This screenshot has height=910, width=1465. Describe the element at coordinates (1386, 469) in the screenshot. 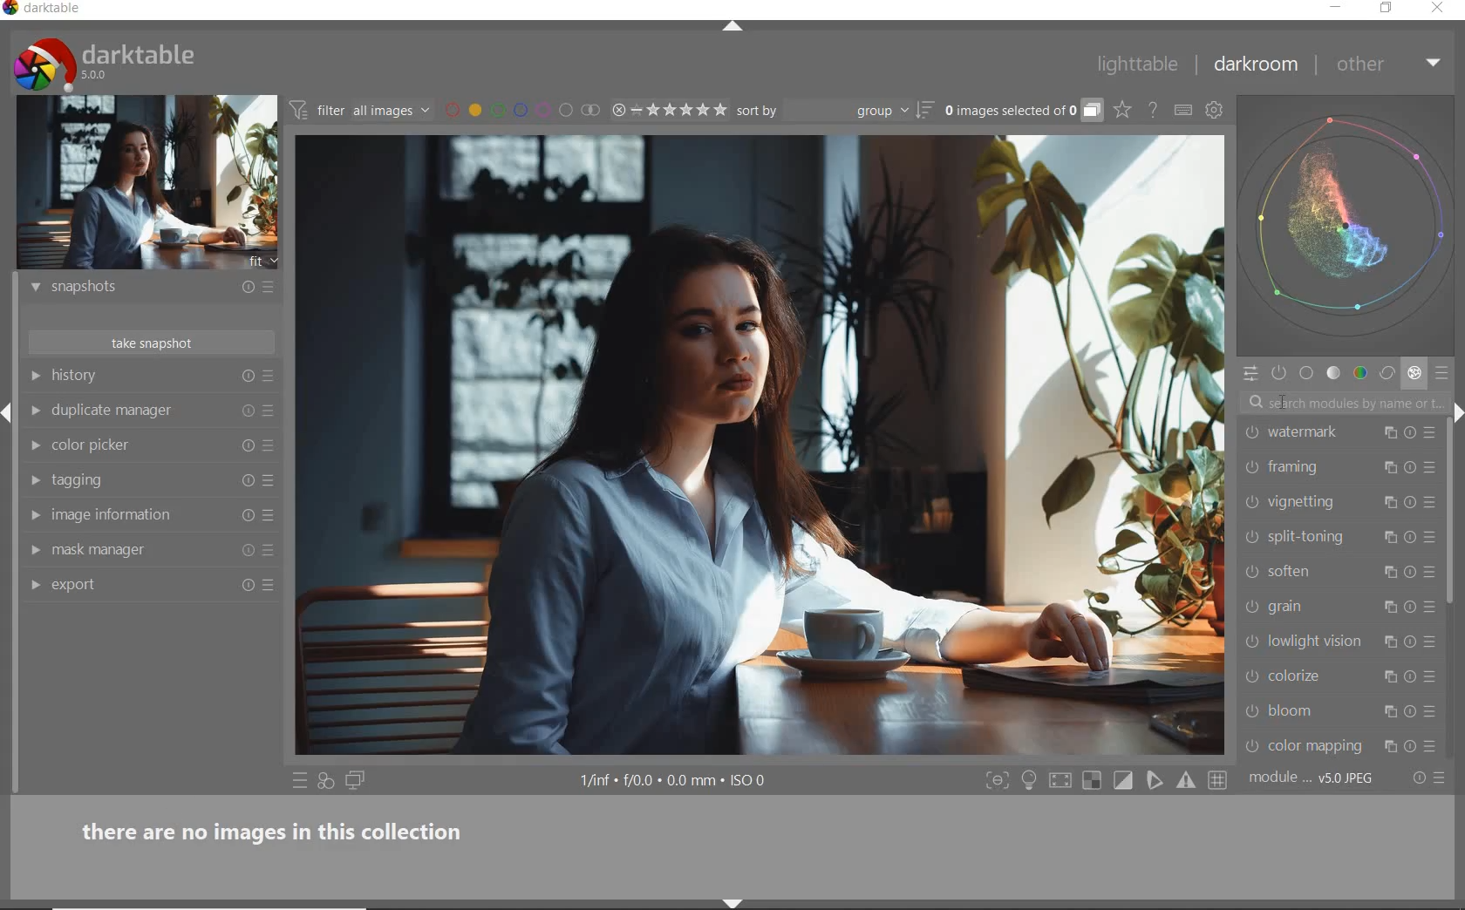

I see `multiple instance actions` at that location.